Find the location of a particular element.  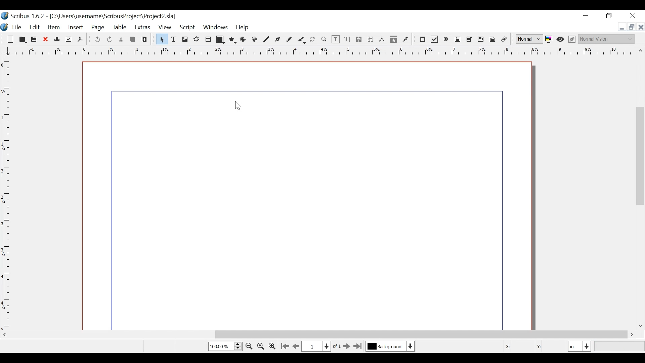

Horizontal Ruler is located at coordinates (317, 52).